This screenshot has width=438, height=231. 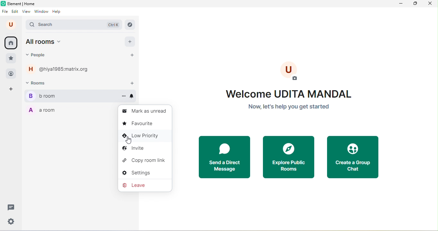 I want to click on add room, so click(x=133, y=83).